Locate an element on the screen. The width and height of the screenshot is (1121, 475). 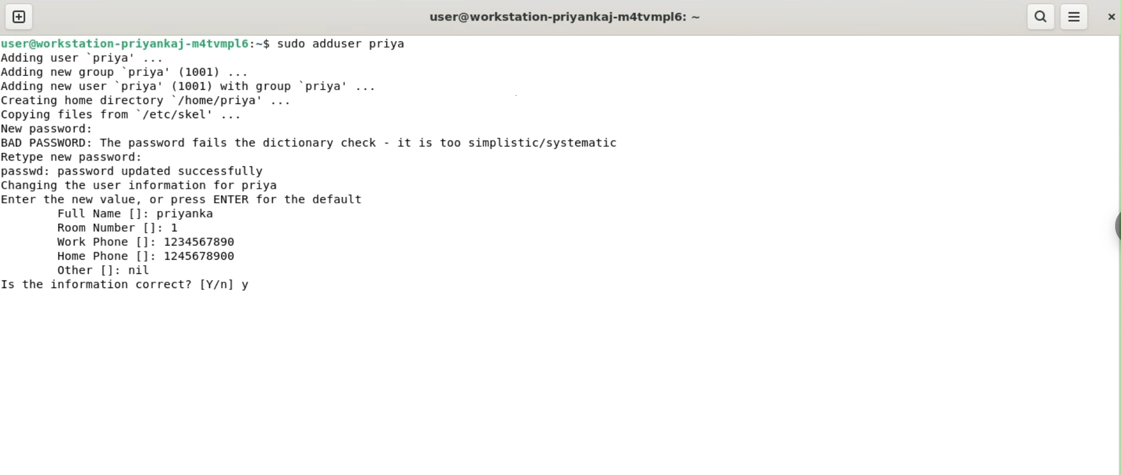
search is located at coordinates (1039, 16).